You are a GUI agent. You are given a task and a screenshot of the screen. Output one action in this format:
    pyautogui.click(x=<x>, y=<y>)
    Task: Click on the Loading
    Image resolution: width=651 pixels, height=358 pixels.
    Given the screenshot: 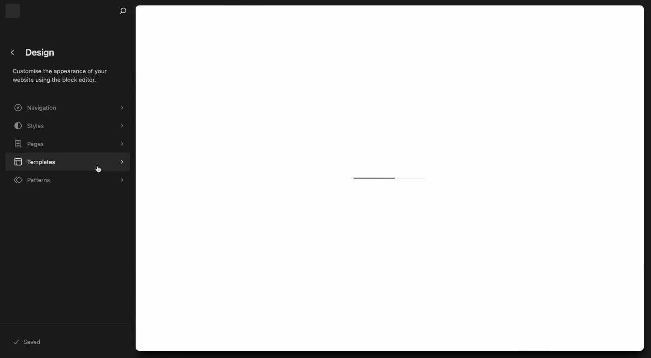 What is the action you would take?
    pyautogui.click(x=390, y=178)
    